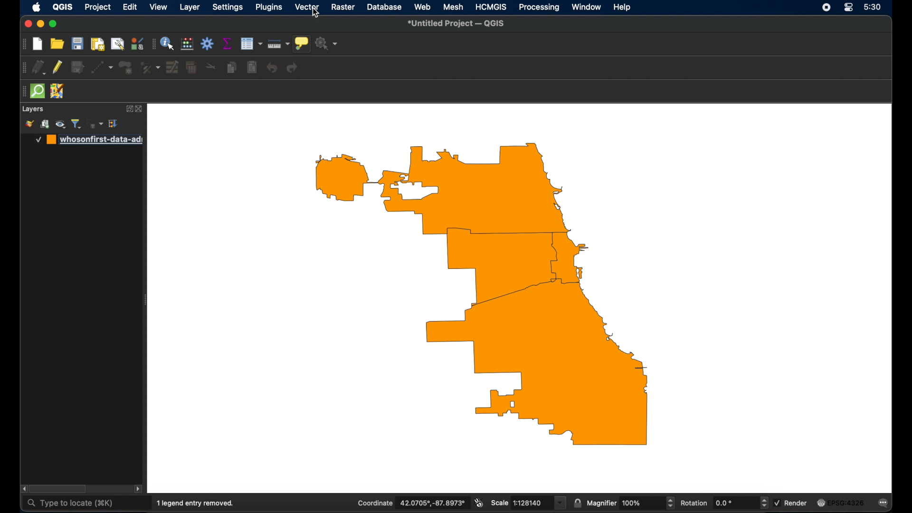  I want to click on new project, so click(38, 44).